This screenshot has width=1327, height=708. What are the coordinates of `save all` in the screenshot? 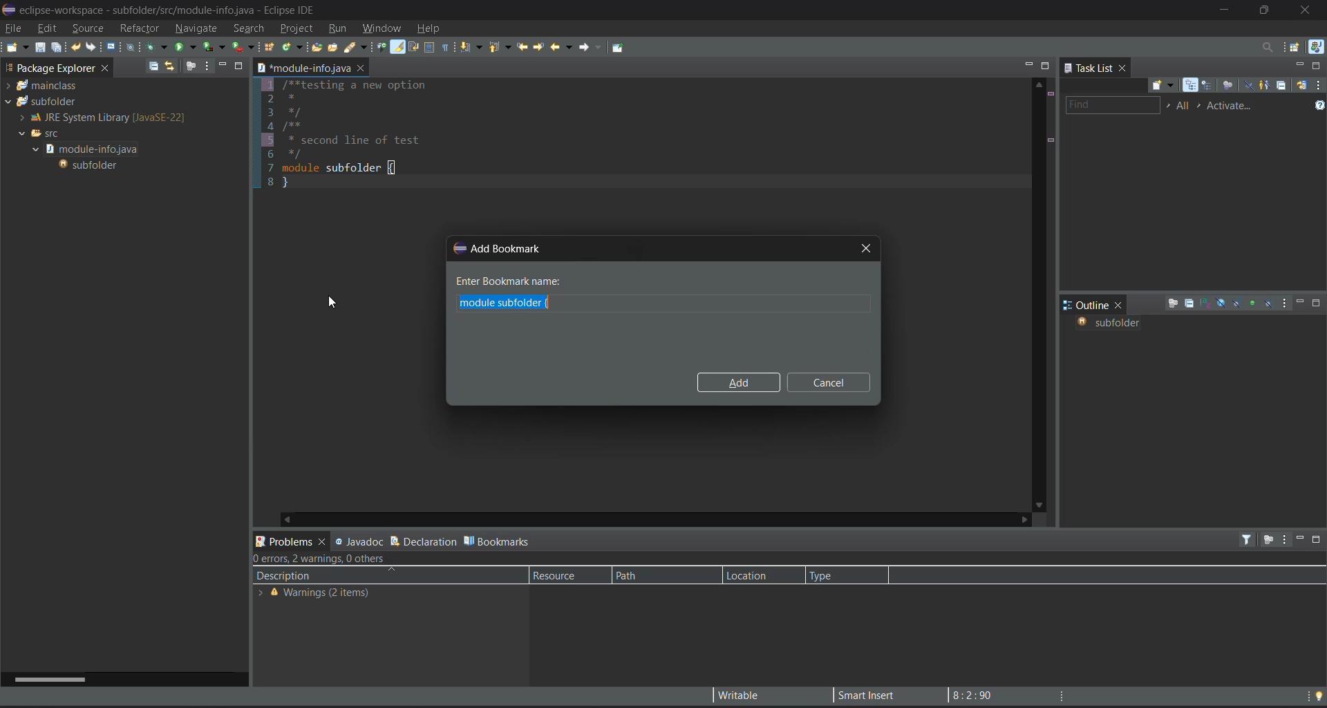 It's located at (57, 48).